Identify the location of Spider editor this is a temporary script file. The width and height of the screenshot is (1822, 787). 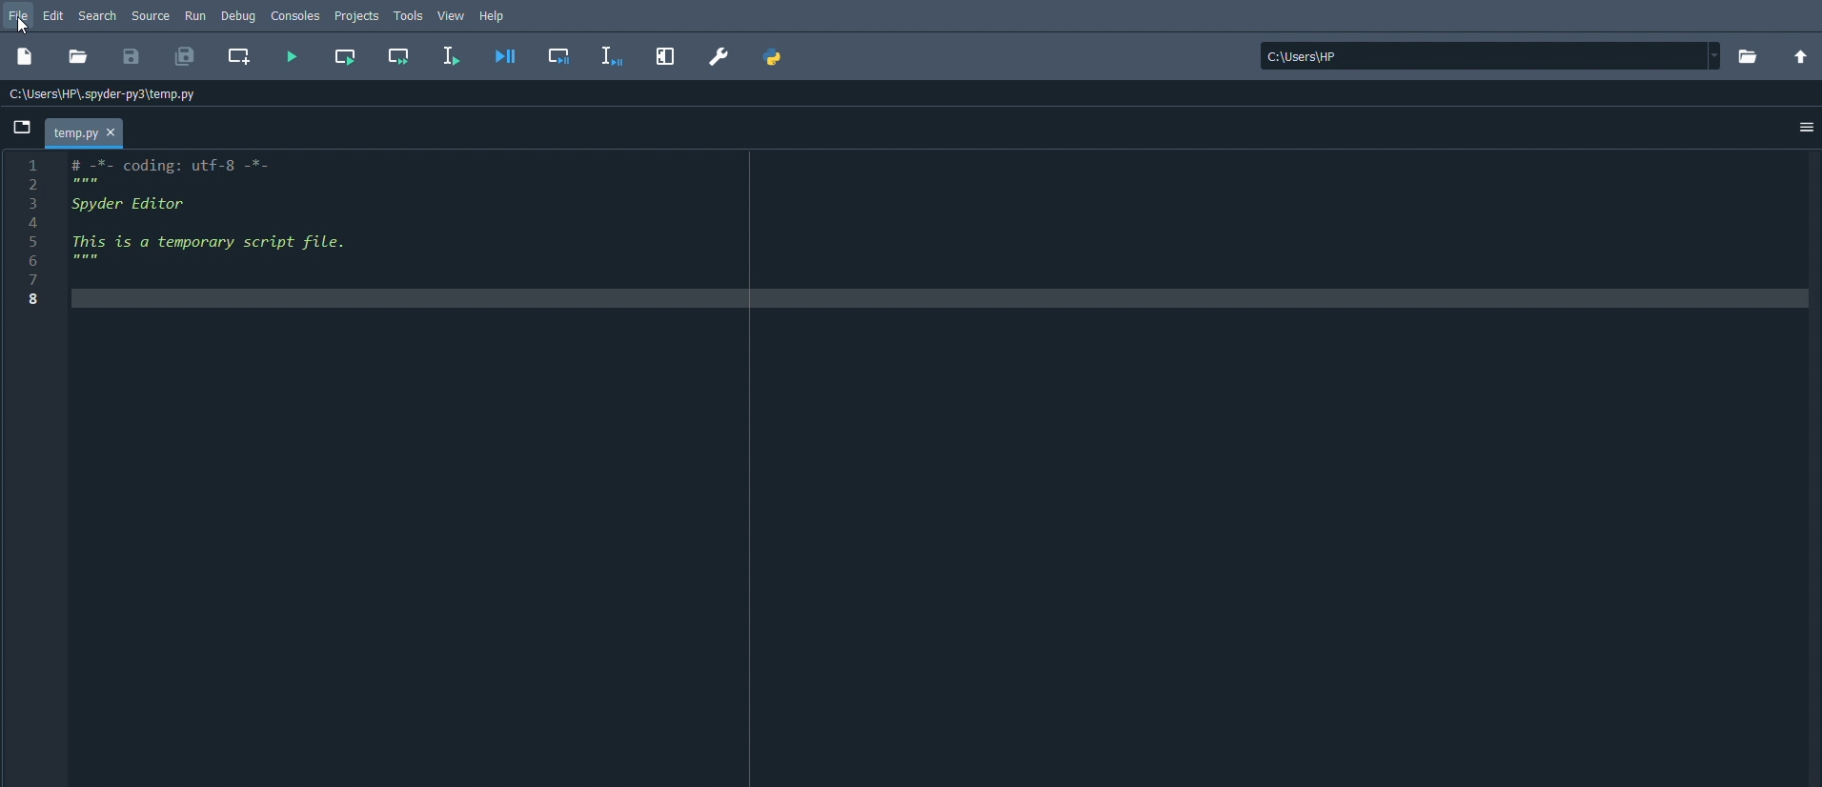
(233, 213).